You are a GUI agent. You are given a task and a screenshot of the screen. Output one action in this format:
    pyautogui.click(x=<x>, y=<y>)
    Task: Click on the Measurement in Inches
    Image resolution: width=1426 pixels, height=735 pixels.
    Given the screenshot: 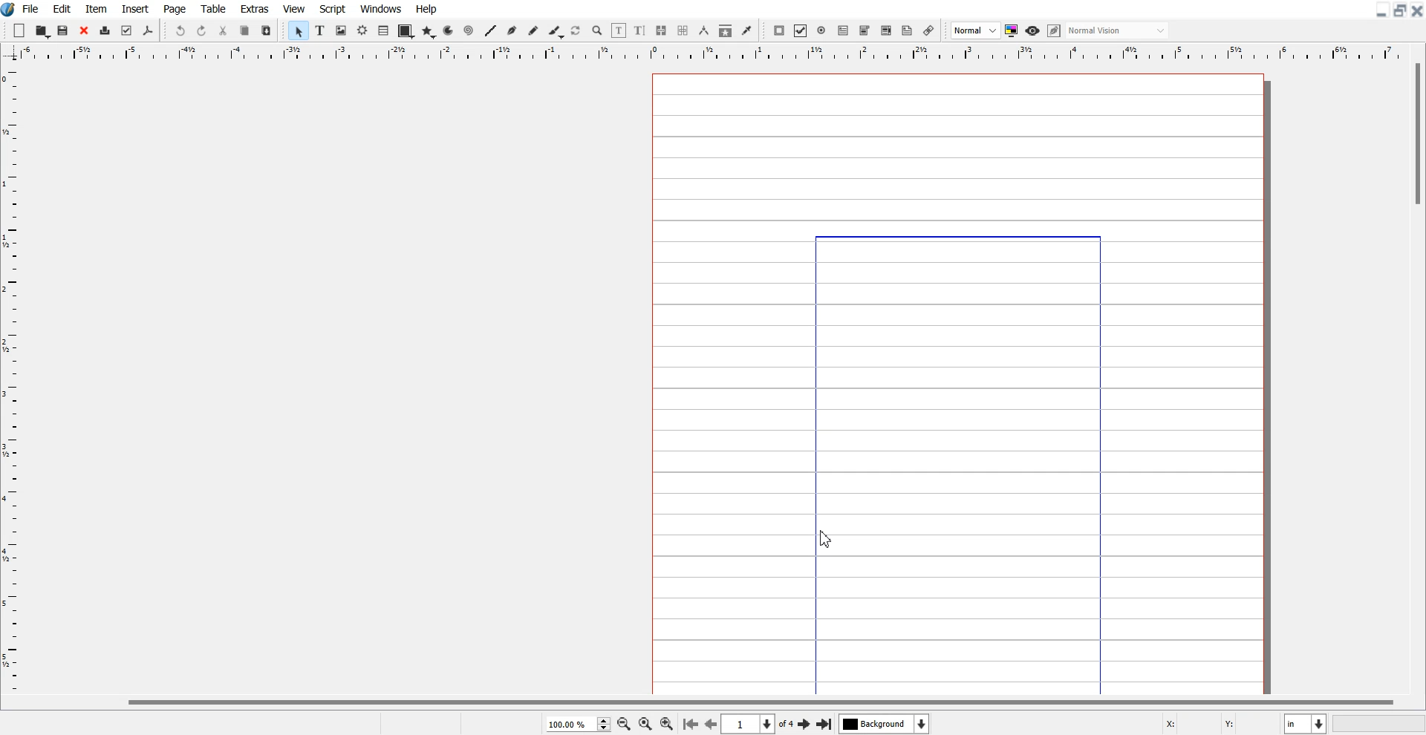 What is the action you would take?
    pyautogui.click(x=1306, y=723)
    